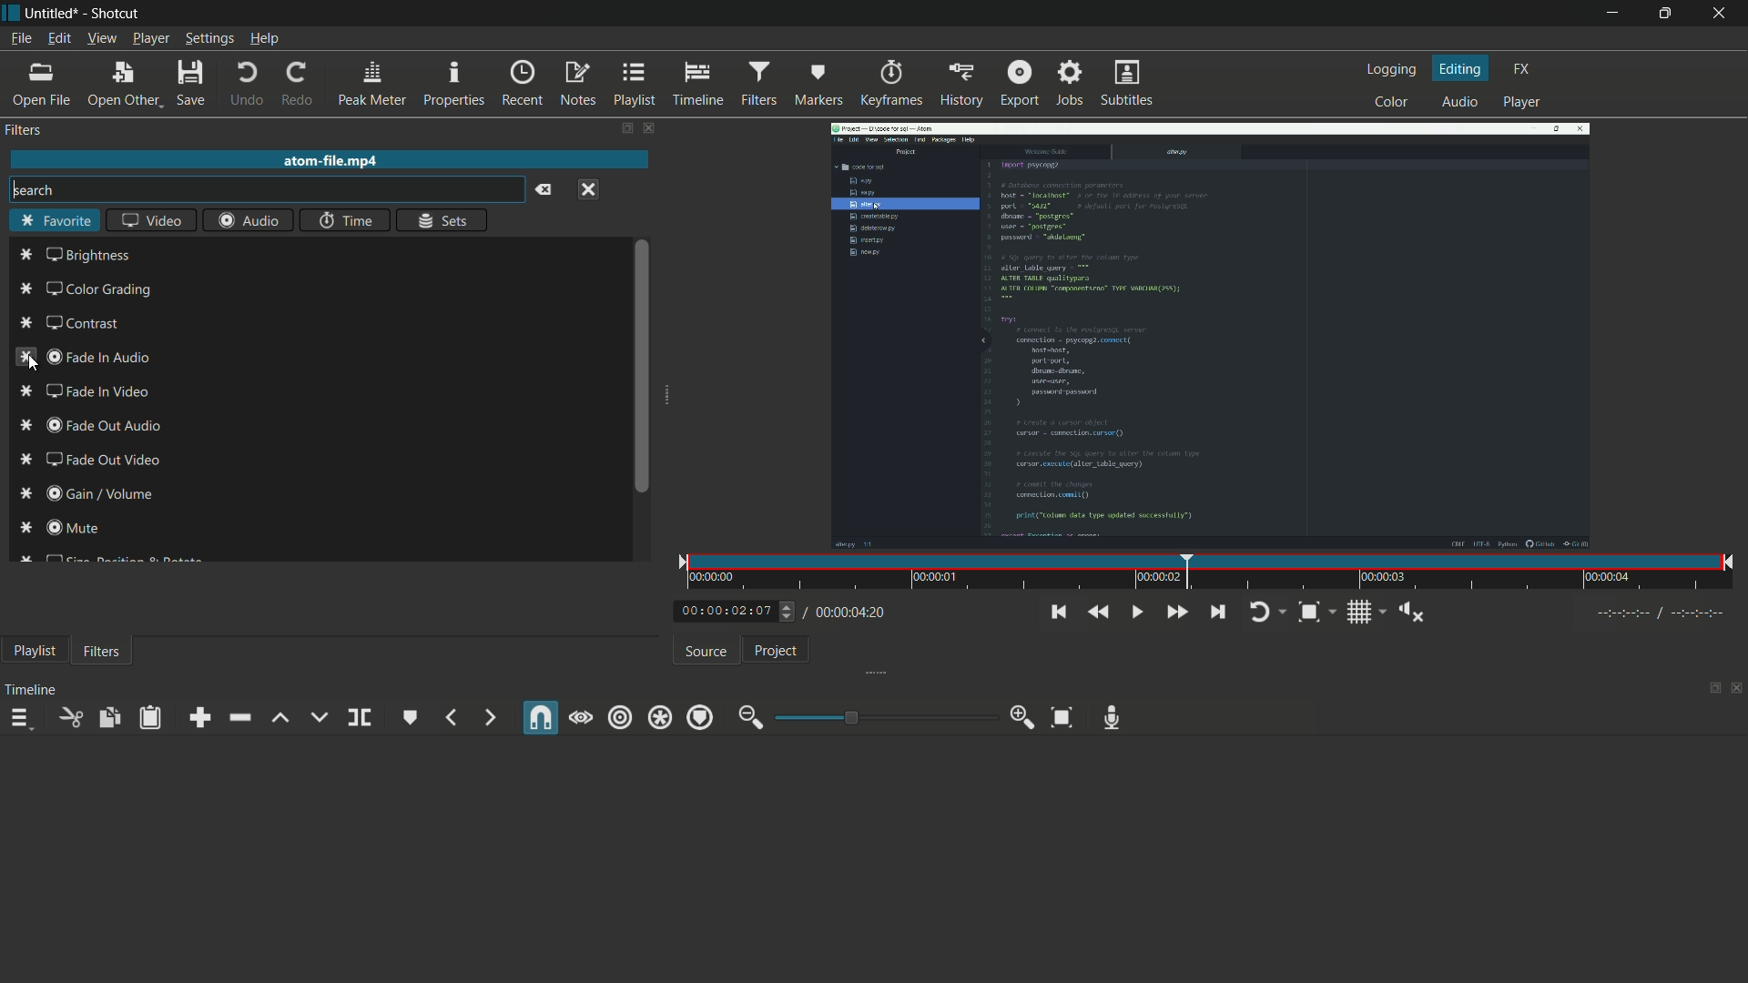 The image size is (1748, 983). I want to click on ripple markers, so click(700, 717).